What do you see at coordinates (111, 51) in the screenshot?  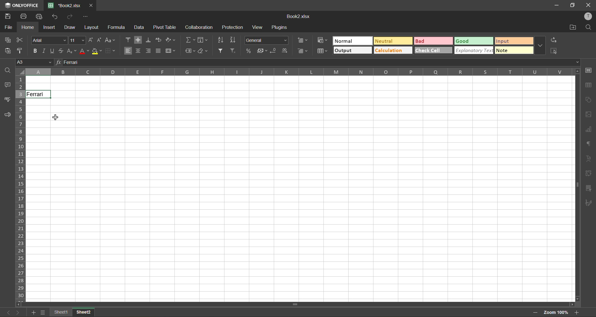 I see `borders` at bounding box center [111, 51].